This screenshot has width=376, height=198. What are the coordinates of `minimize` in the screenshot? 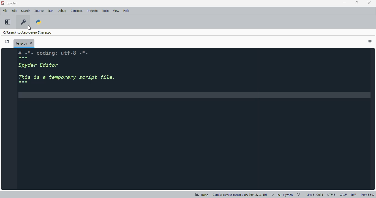 It's located at (345, 3).